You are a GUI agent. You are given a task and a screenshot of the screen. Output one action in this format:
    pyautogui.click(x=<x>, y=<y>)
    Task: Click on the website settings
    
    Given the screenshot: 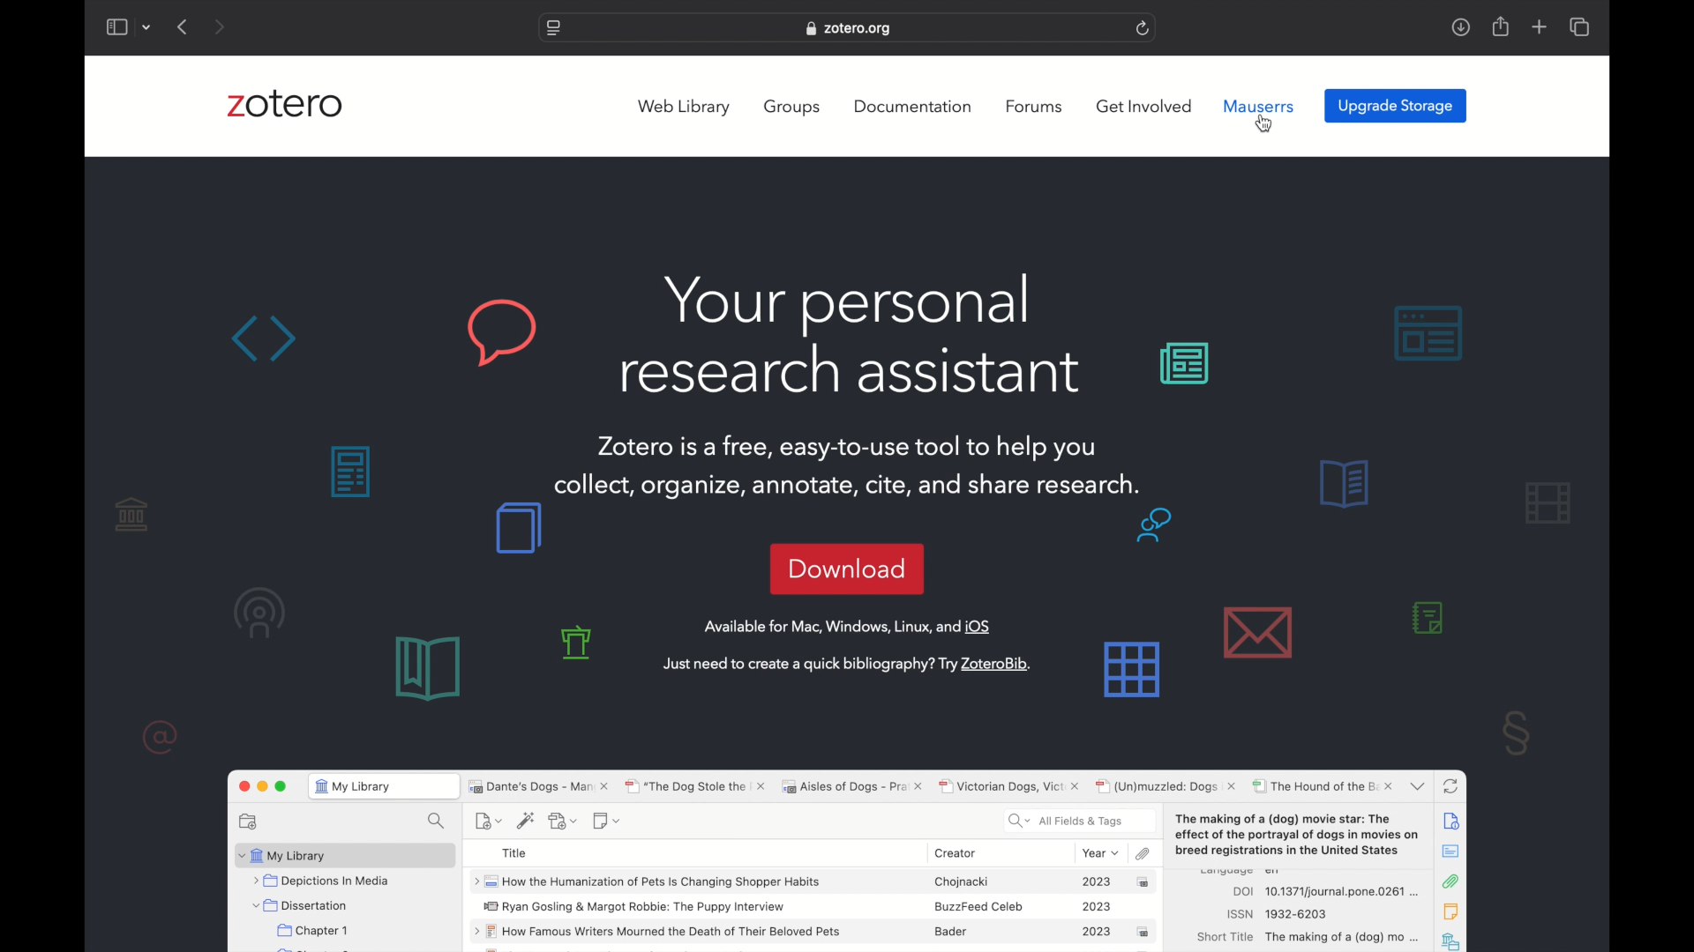 What is the action you would take?
    pyautogui.click(x=552, y=29)
    